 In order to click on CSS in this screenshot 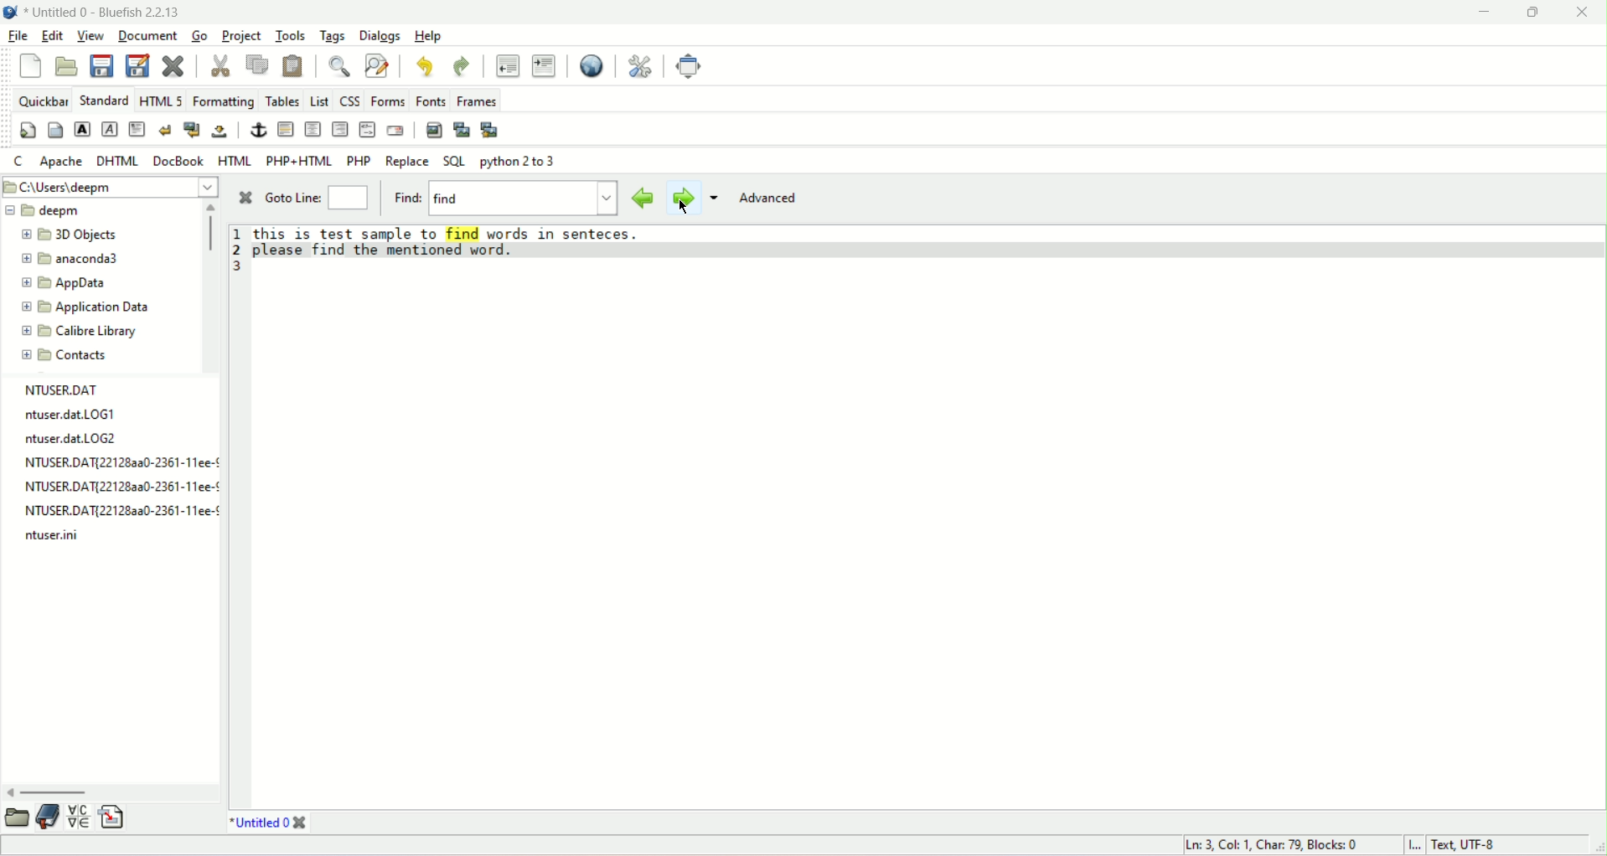, I will do `click(347, 101)`.